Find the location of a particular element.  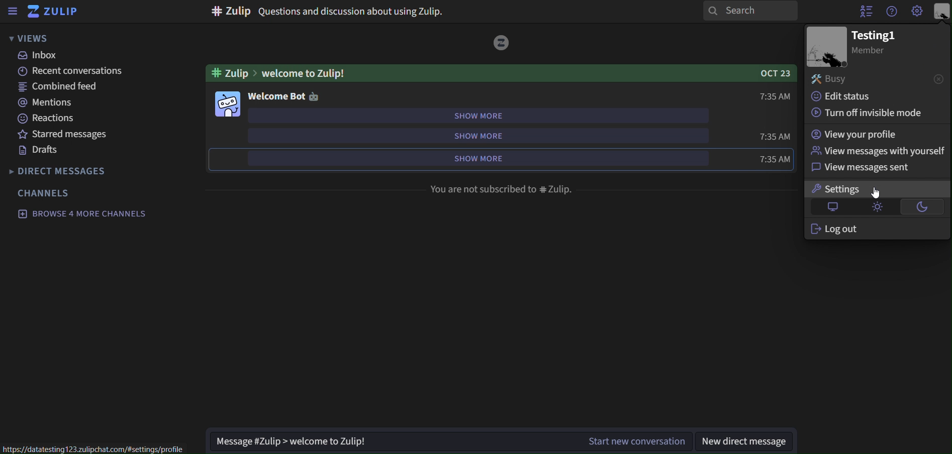

view your profile is located at coordinates (855, 135).